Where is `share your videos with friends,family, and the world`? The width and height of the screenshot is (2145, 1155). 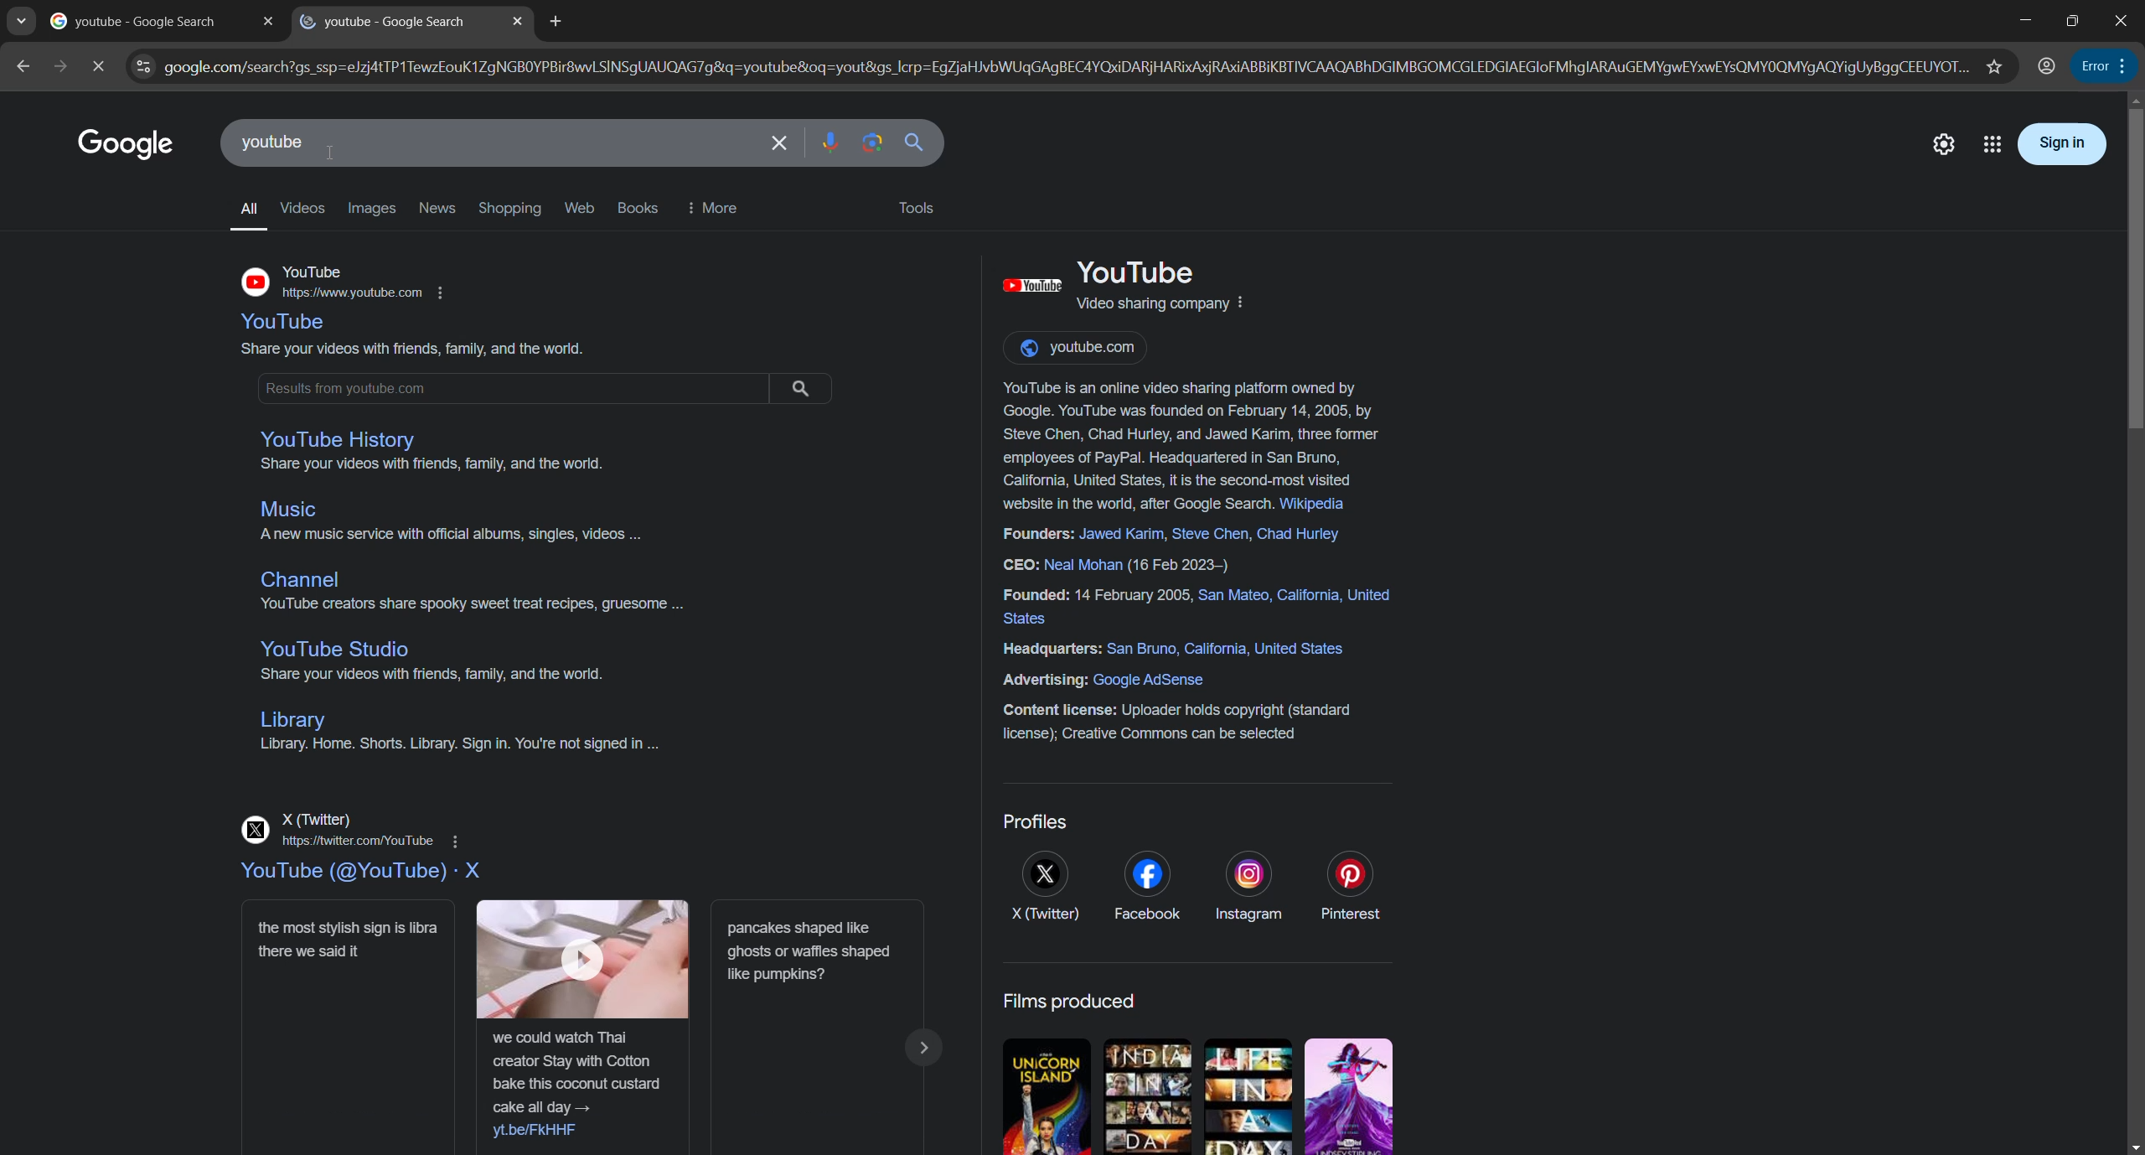 share your videos with friends,family, and the world is located at coordinates (431, 464).